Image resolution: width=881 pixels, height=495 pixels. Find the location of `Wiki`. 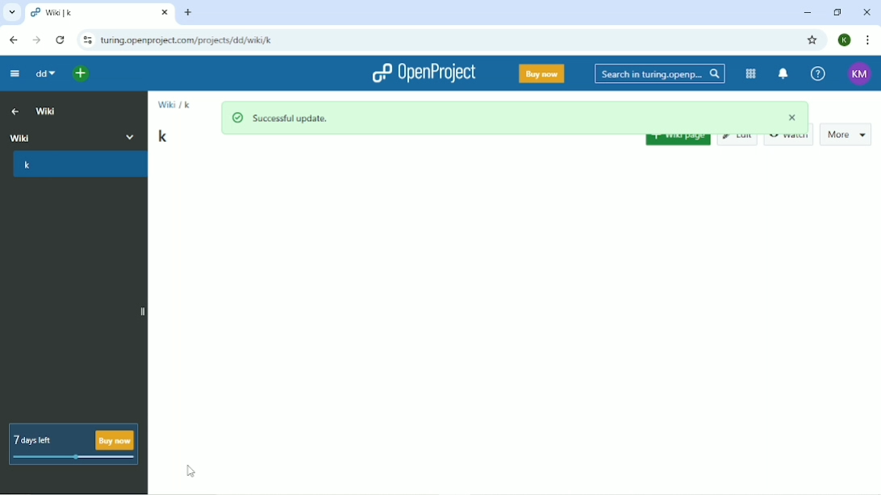

Wiki is located at coordinates (47, 110).